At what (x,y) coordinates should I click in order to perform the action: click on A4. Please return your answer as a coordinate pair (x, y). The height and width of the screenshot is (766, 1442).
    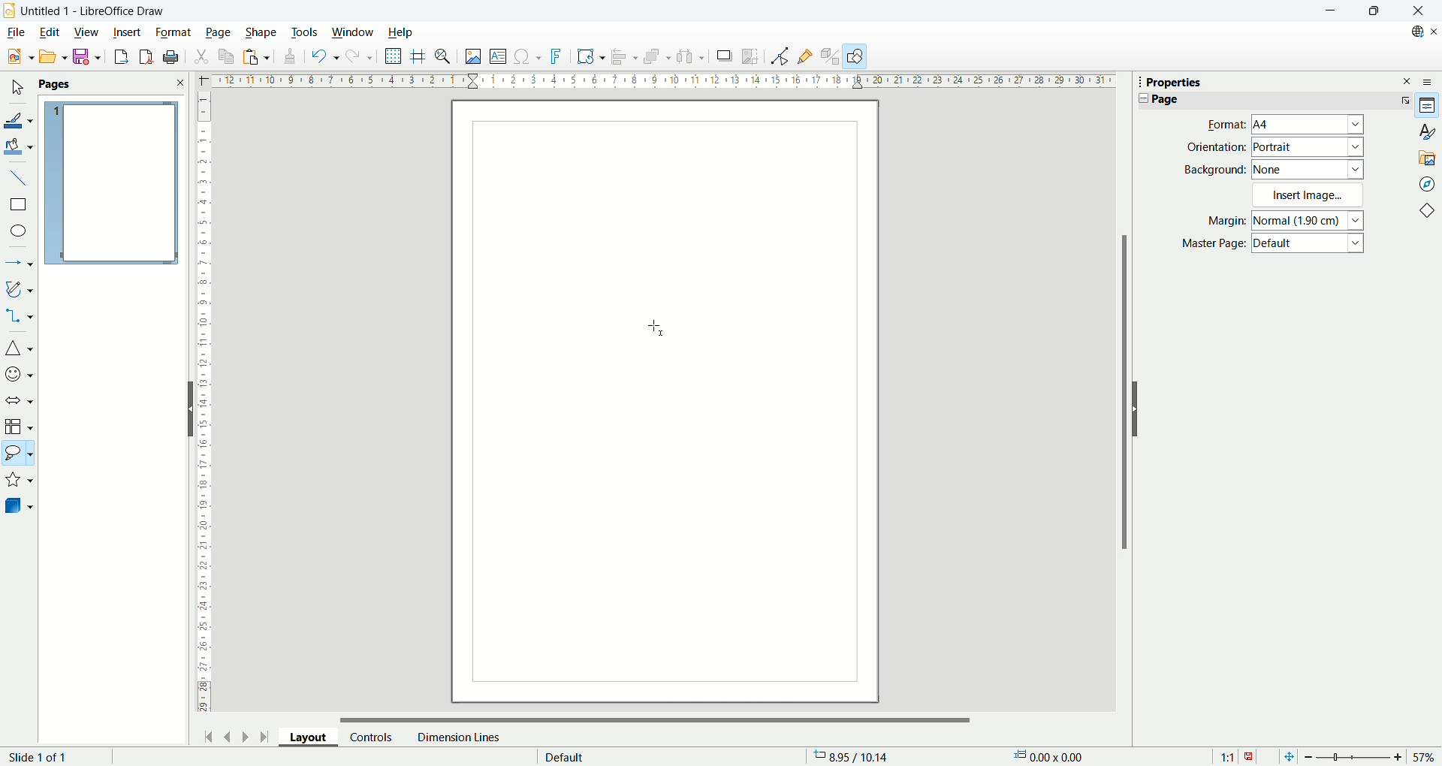
    Looking at the image, I should click on (1309, 125).